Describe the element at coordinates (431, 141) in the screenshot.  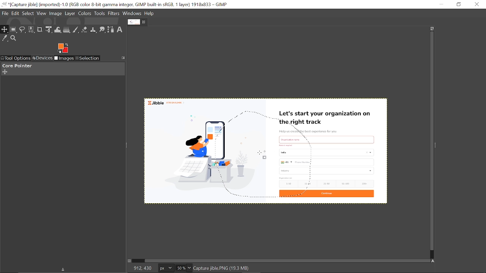
I see `Vertical scrollbar` at that location.